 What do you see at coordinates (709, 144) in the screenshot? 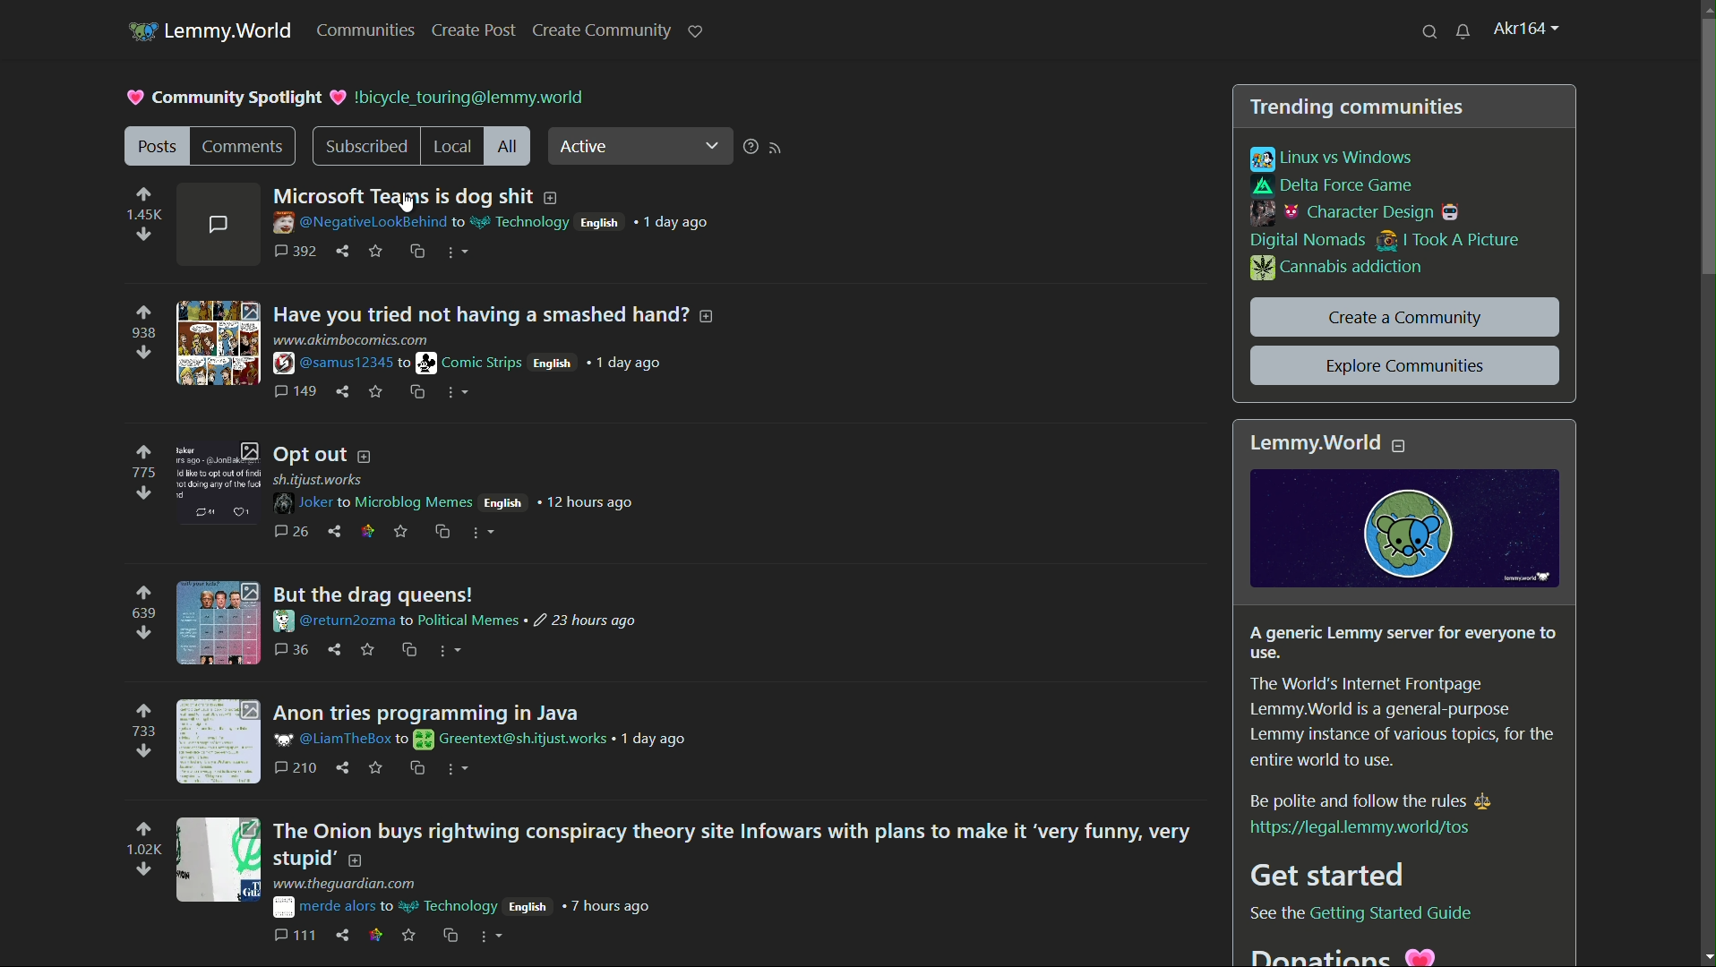
I see `dropdown` at bounding box center [709, 144].